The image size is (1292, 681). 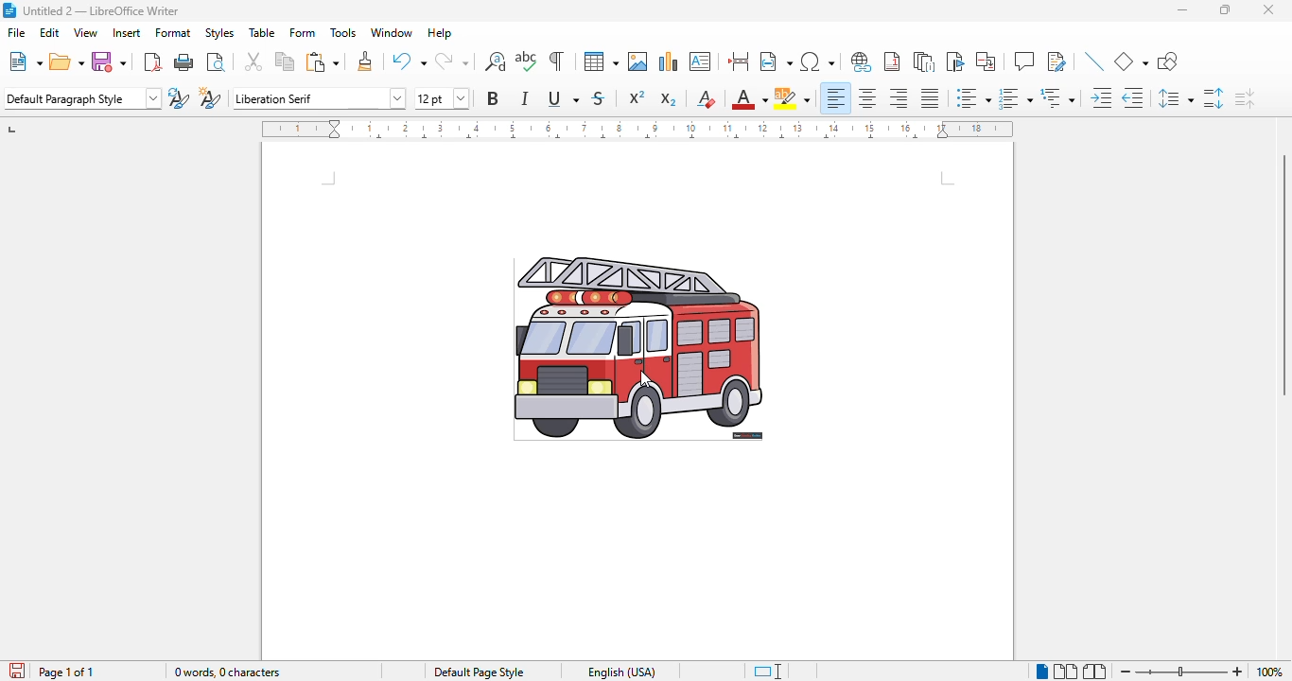 I want to click on italic, so click(x=527, y=97).